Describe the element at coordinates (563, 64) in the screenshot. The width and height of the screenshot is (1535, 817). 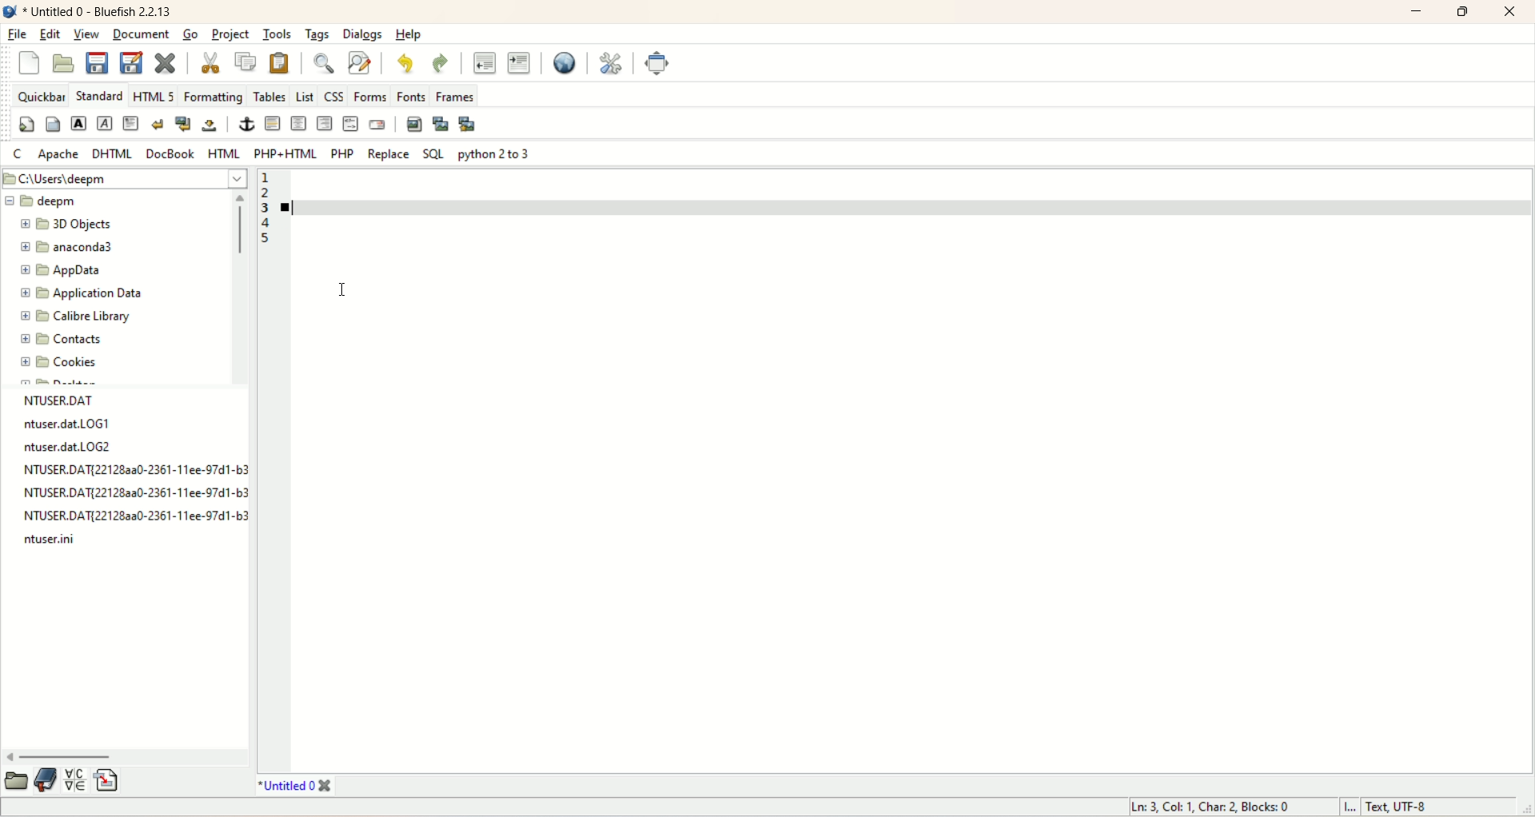
I see `preview in browser` at that location.